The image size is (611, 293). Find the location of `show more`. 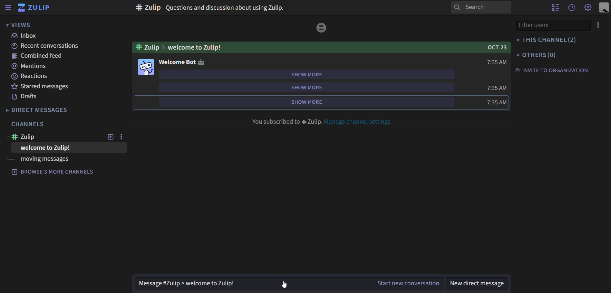

show more is located at coordinates (319, 101).